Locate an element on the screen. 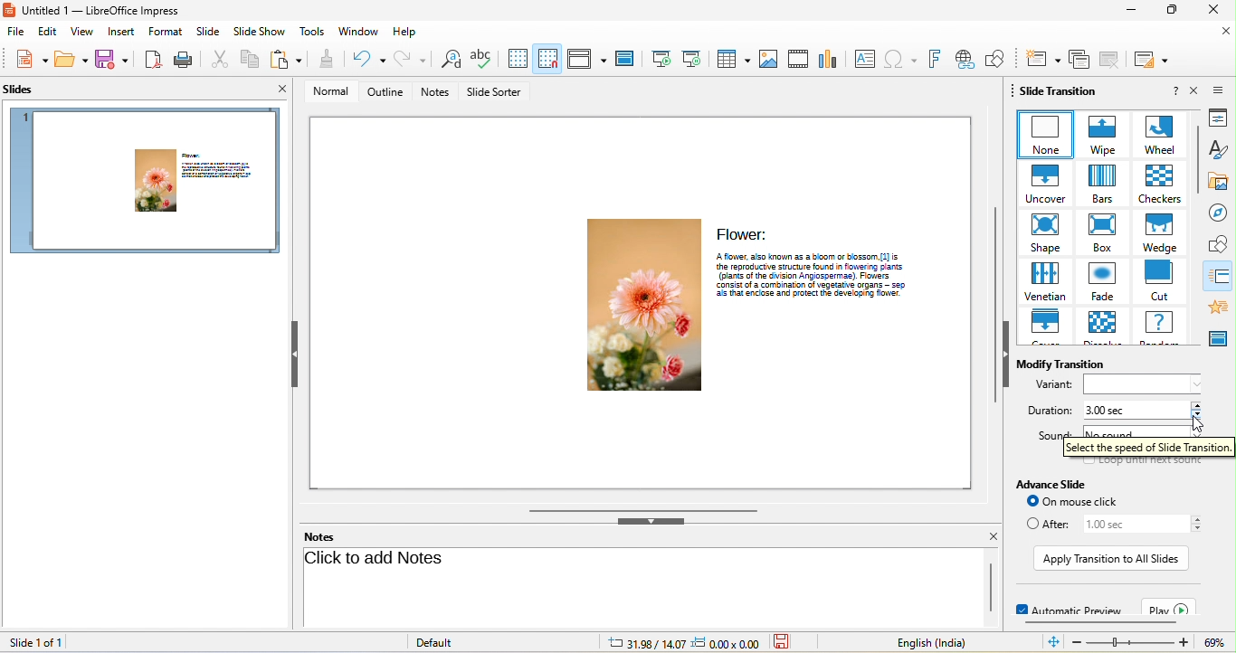 The image size is (1236, 653). redo is located at coordinates (412, 60).